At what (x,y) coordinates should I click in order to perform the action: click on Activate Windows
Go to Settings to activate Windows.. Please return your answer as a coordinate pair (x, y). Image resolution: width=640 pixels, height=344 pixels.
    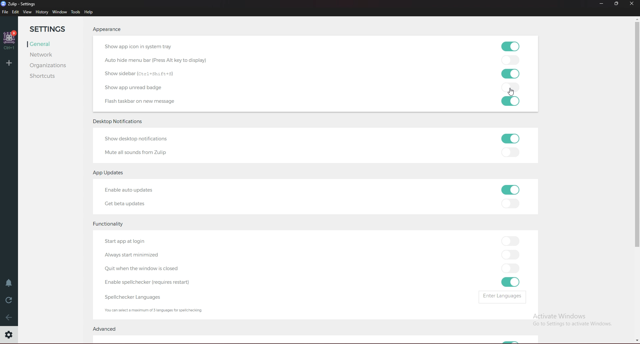
    Looking at the image, I should click on (570, 319).